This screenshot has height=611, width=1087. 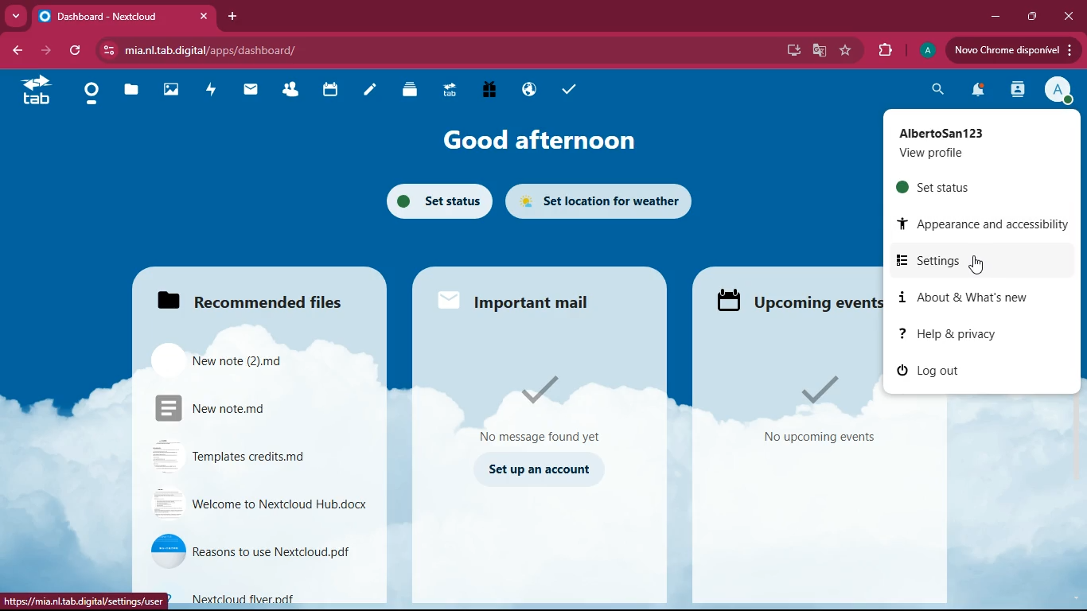 I want to click on log out, so click(x=930, y=372).